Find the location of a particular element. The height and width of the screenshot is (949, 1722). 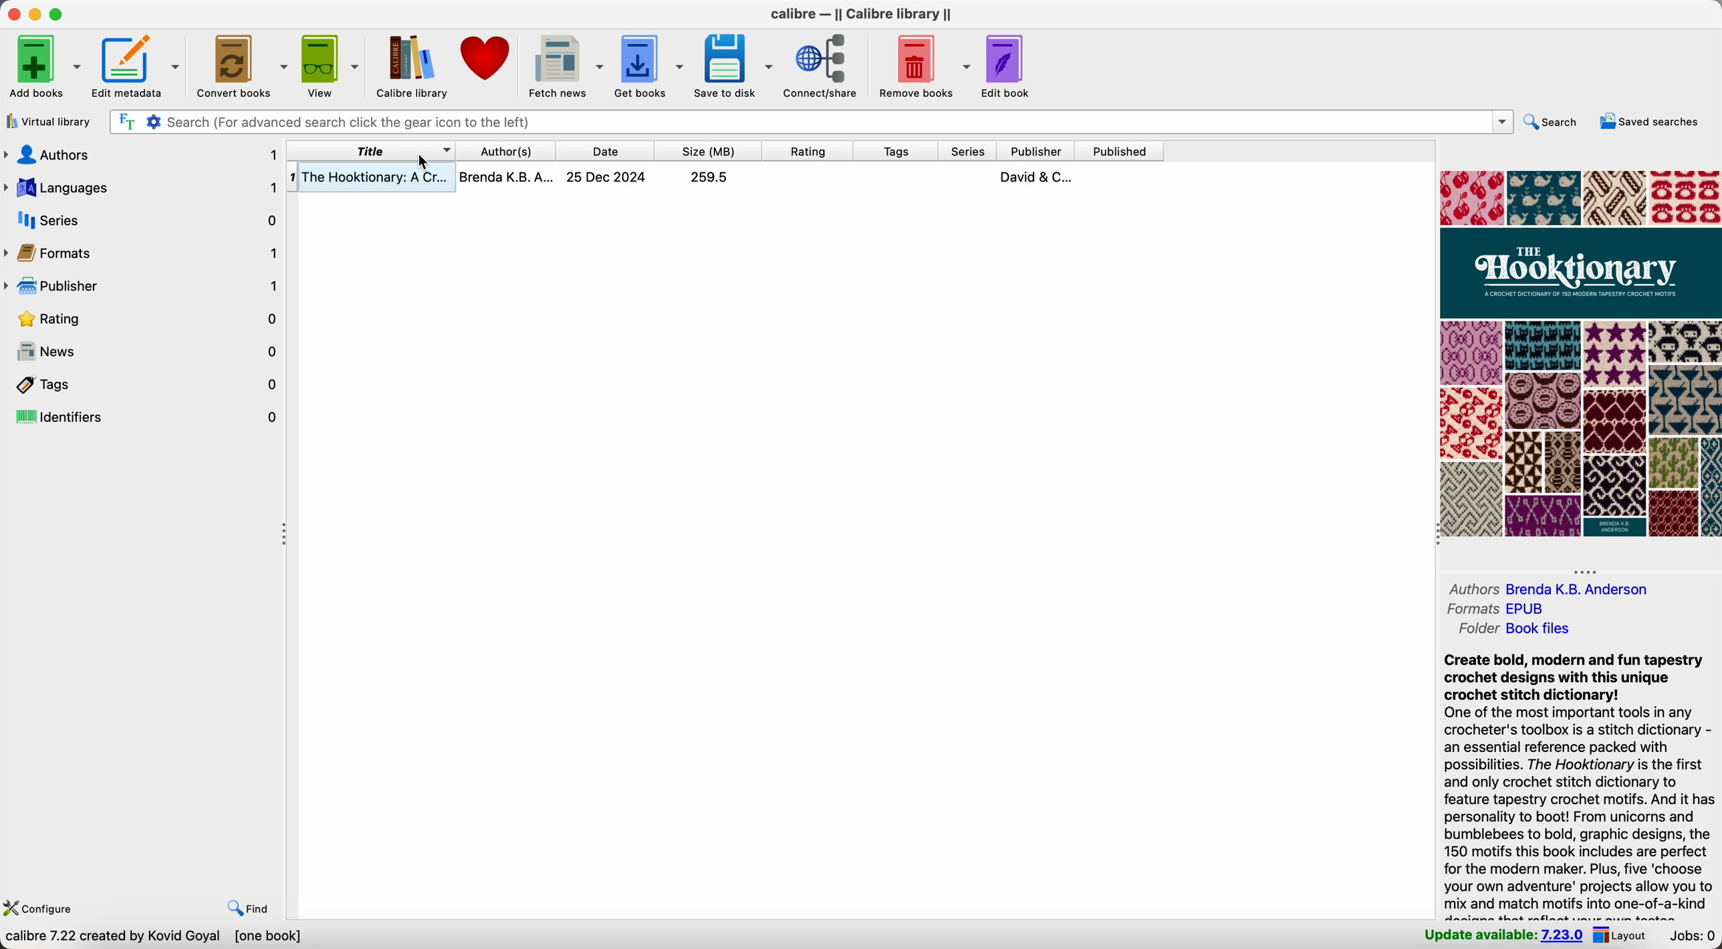

update available is located at coordinates (1505, 936).